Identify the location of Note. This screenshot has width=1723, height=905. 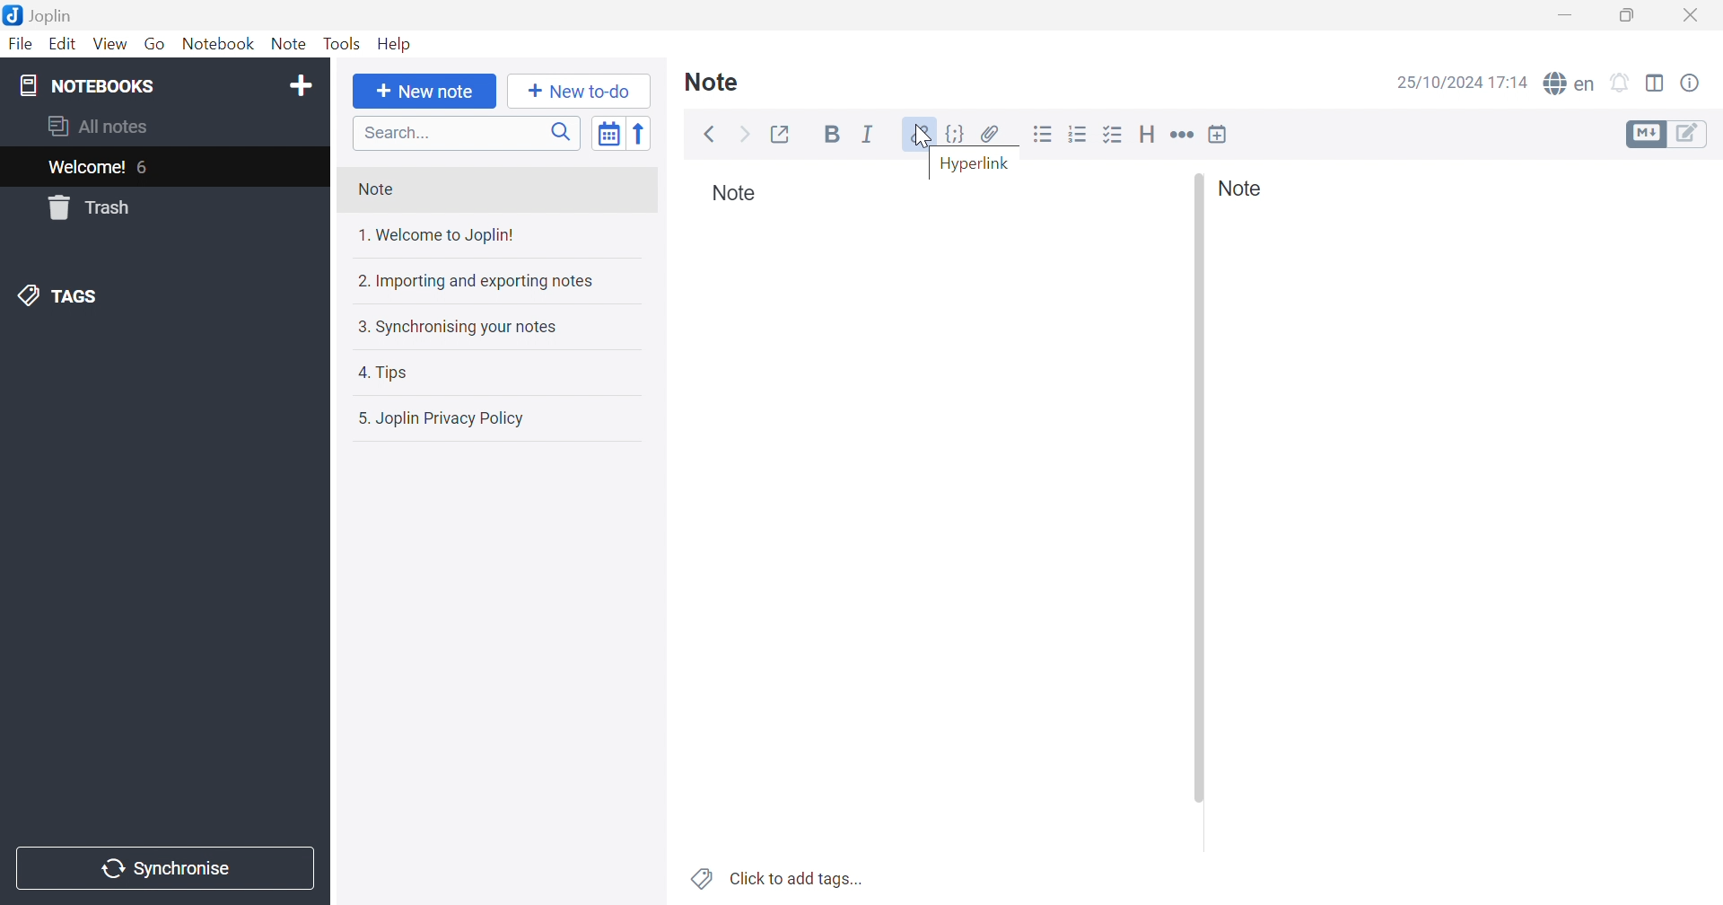
(735, 197).